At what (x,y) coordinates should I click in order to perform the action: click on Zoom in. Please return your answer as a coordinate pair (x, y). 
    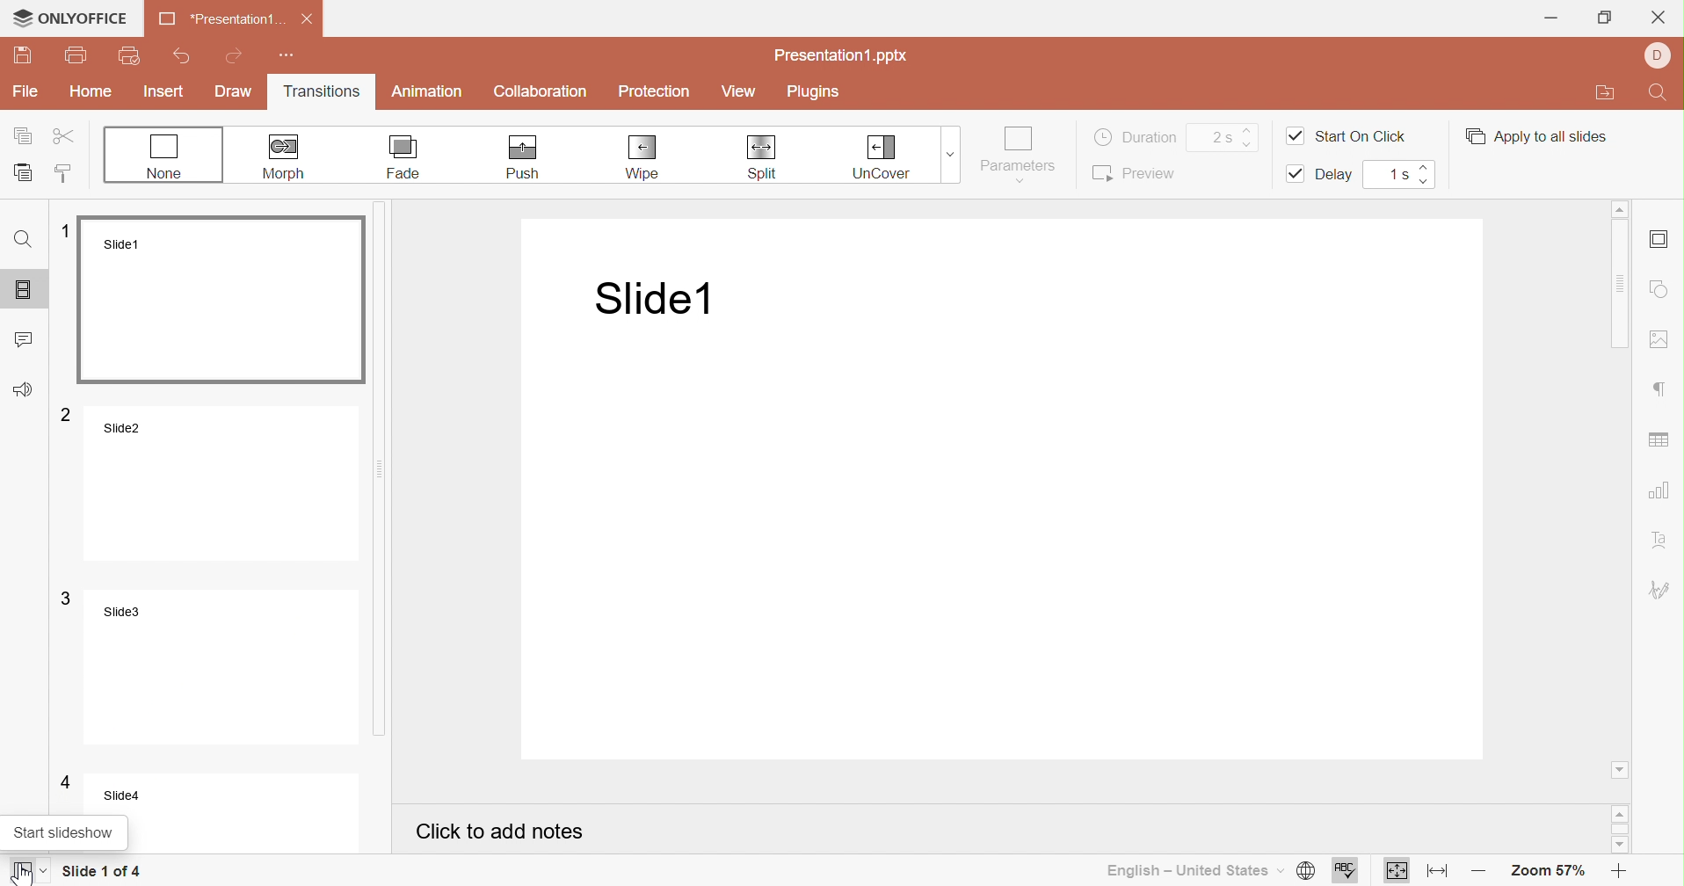
    Looking at the image, I should click on (1620, 874).